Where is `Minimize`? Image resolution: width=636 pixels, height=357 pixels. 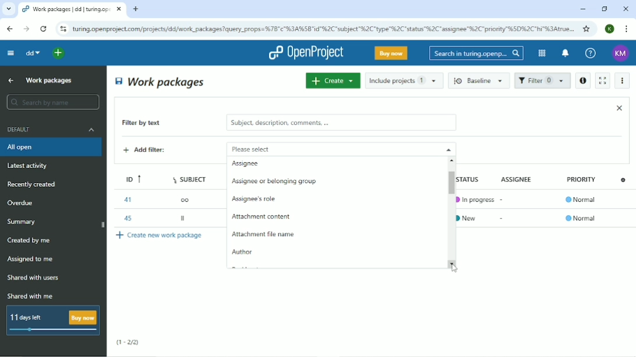
Minimize is located at coordinates (582, 9).